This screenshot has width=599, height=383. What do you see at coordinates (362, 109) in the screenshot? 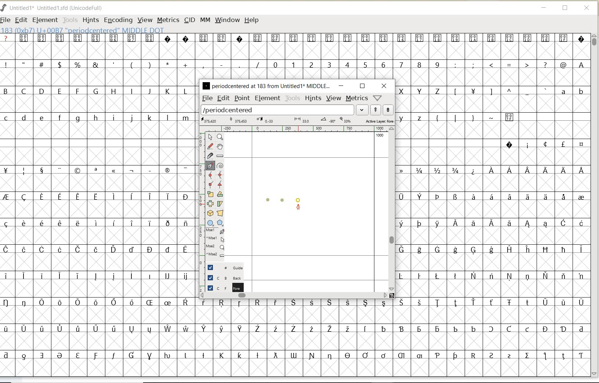
I see `expand` at bounding box center [362, 109].